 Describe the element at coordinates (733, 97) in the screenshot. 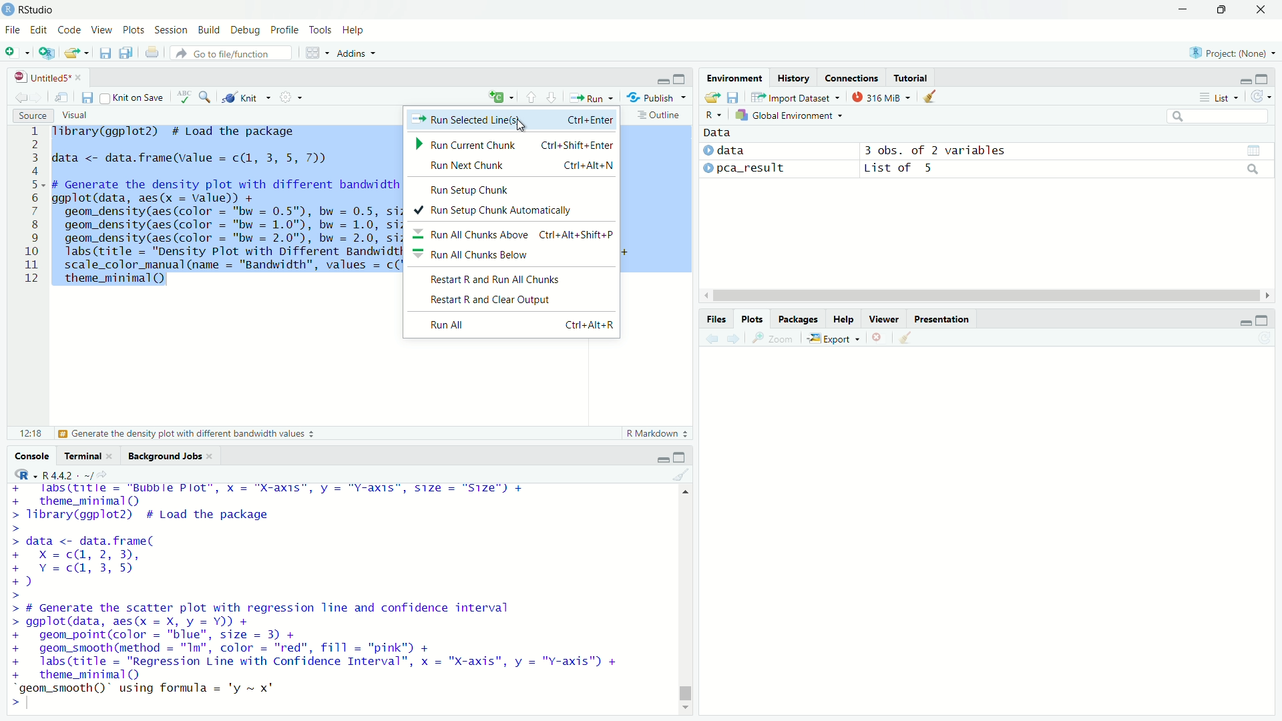

I see `Save workspace as` at that location.